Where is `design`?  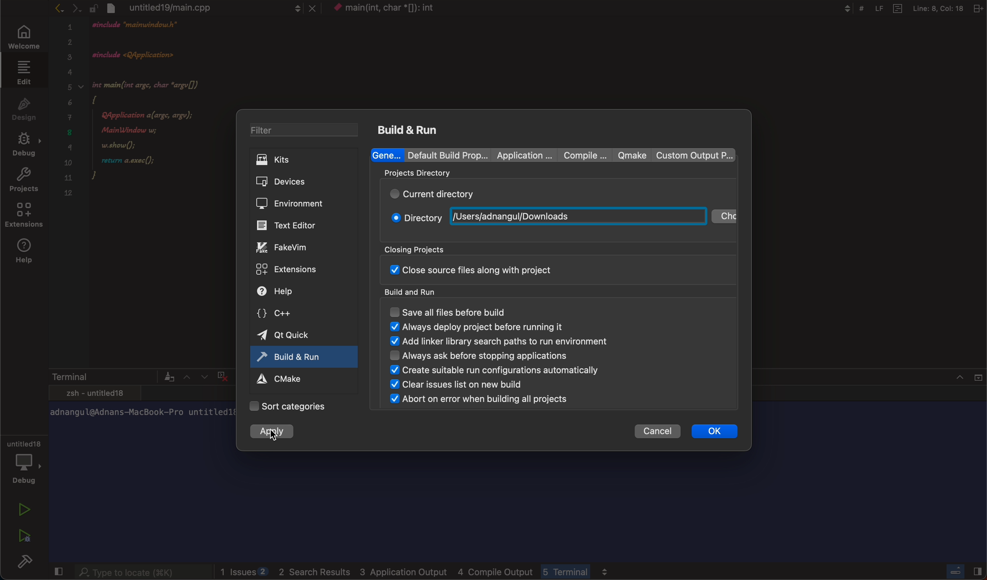 design is located at coordinates (25, 107).